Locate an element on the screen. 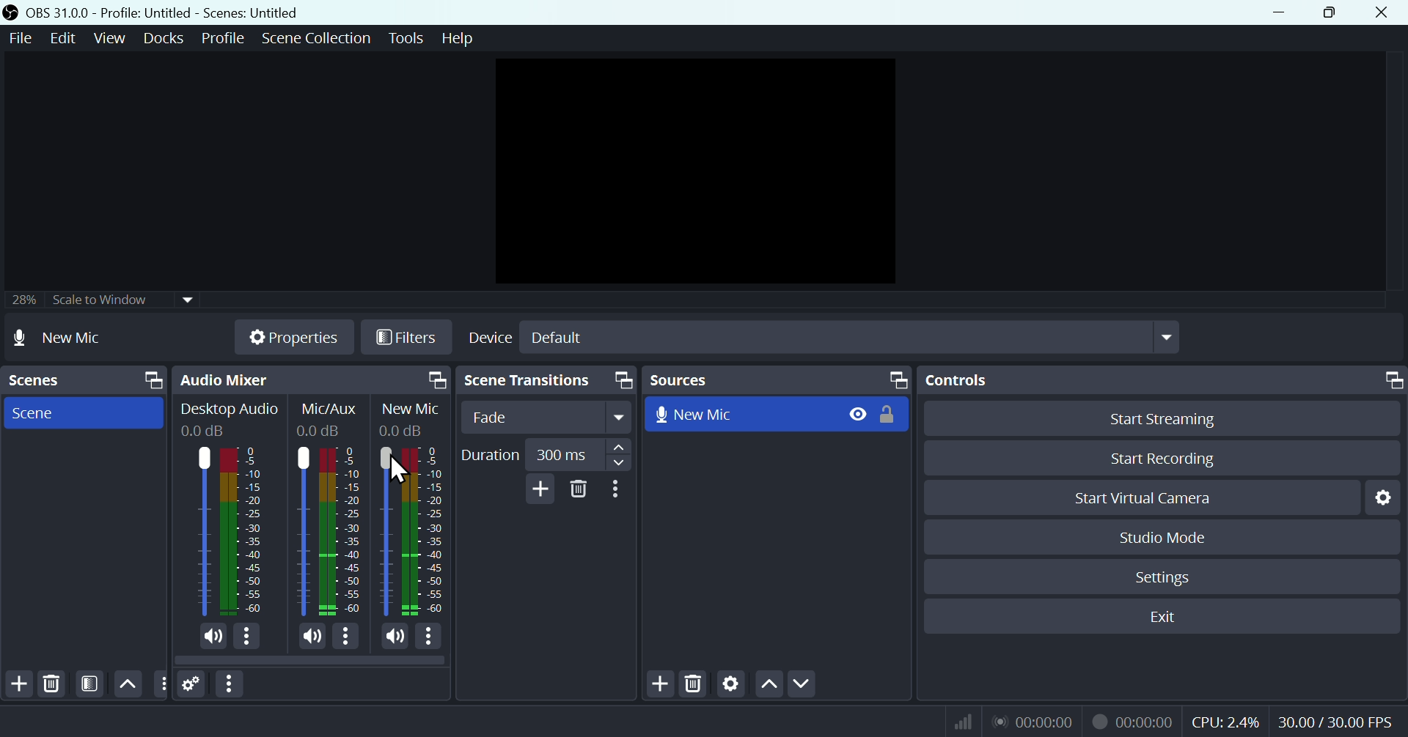 The height and width of the screenshot is (737, 1408). Audio mixer is located at coordinates (309, 380).